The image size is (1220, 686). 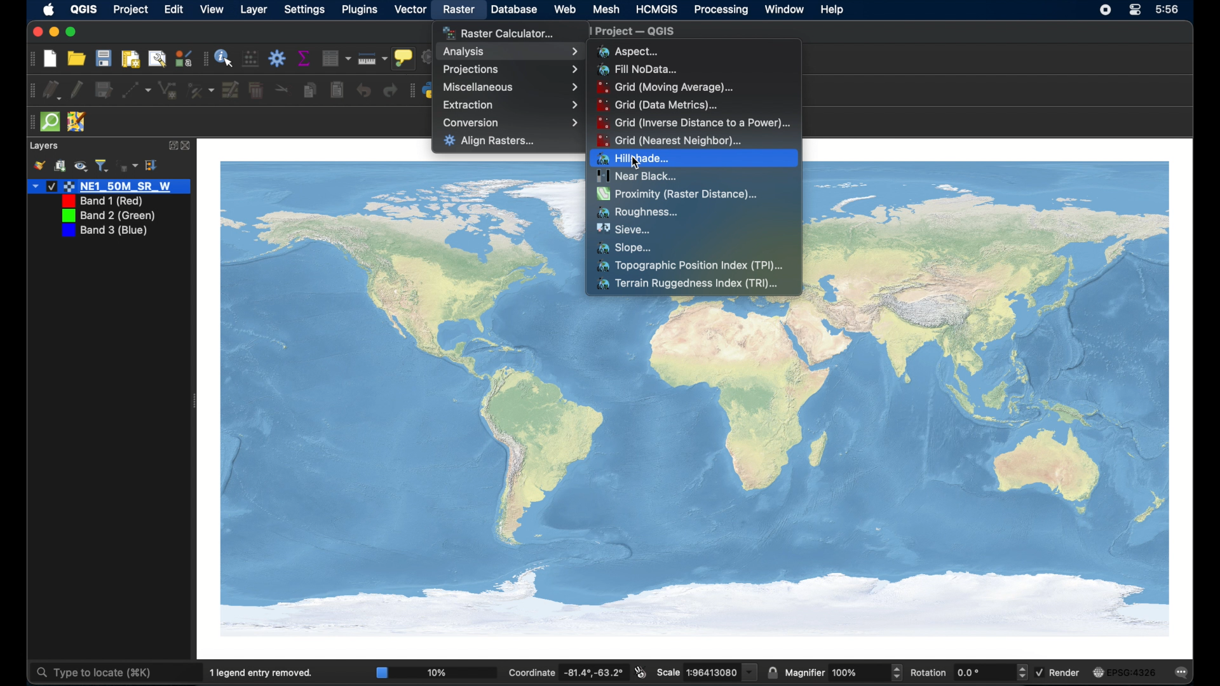 What do you see at coordinates (131, 10) in the screenshot?
I see `project` at bounding box center [131, 10].